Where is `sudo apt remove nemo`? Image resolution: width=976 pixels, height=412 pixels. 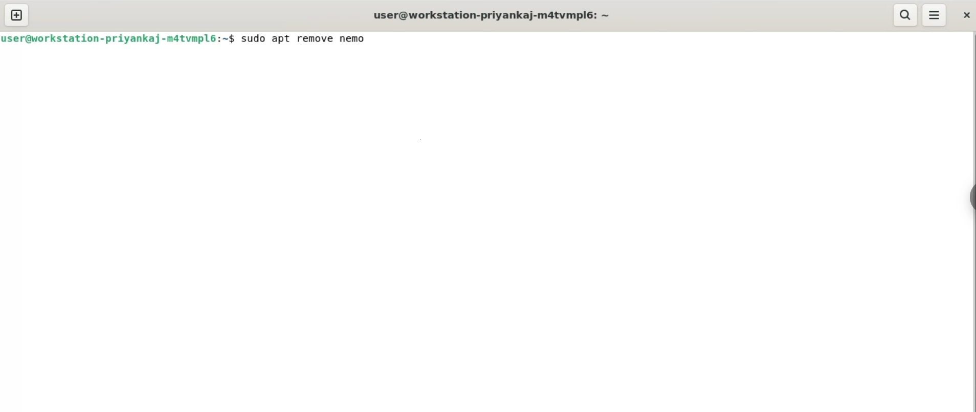
sudo apt remove nemo is located at coordinates (309, 38).